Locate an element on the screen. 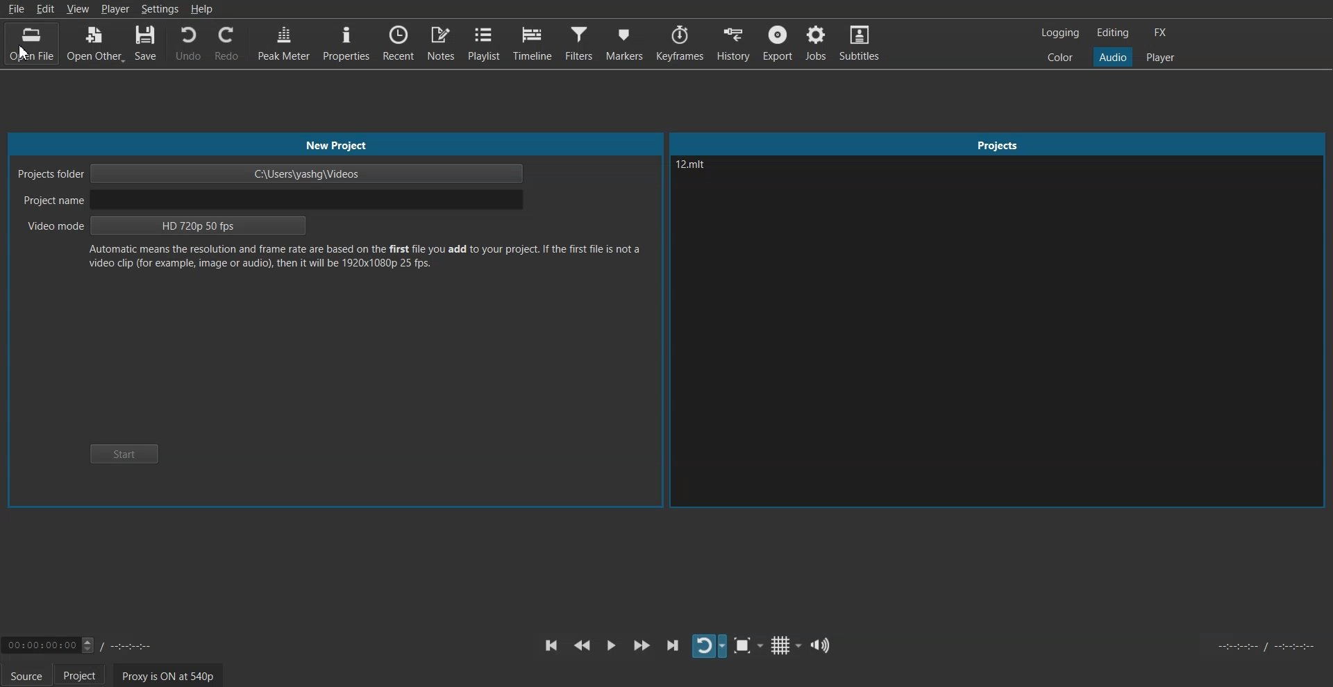 The height and width of the screenshot is (687, 1333). Logging is located at coordinates (1061, 33).